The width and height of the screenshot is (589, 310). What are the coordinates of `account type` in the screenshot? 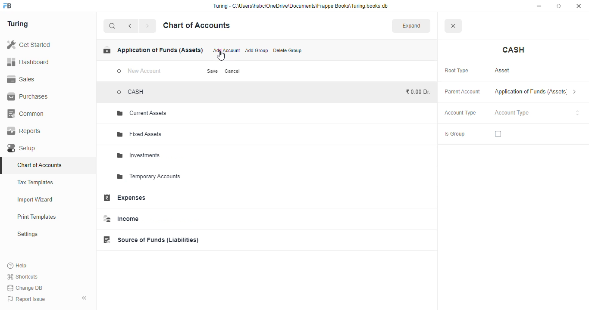 It's located at (537, 113).